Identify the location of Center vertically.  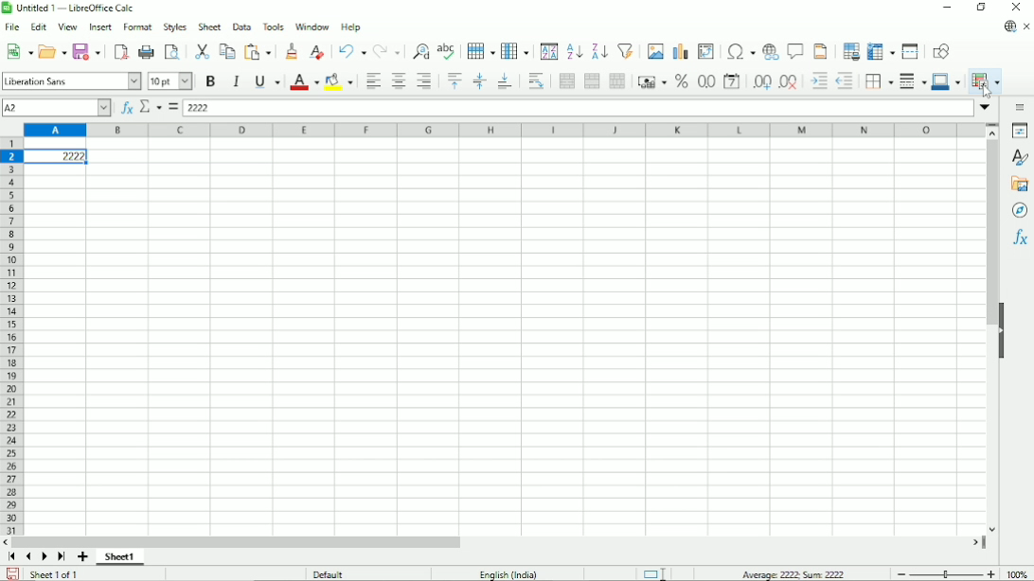
(478, 81).